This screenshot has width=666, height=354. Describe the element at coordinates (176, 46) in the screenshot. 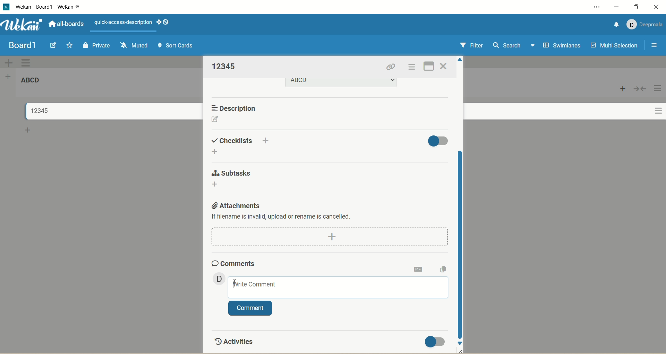

I see `sort cards` at that location.